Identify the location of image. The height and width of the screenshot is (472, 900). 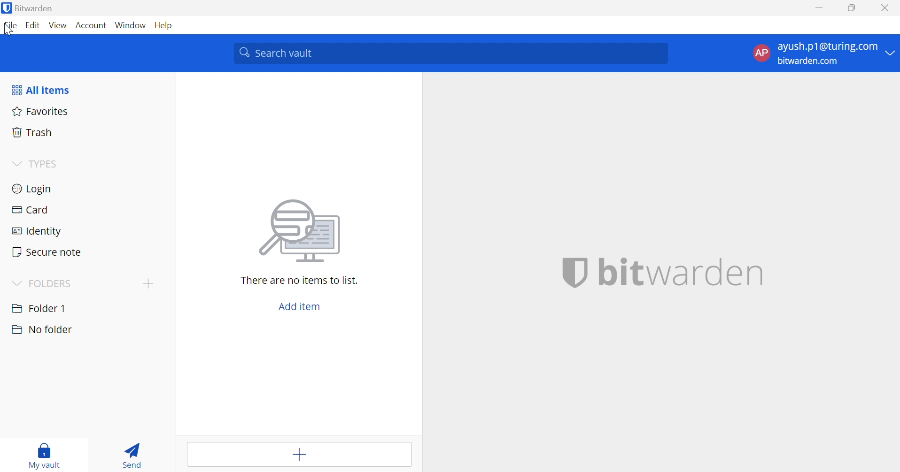
(303, 231).